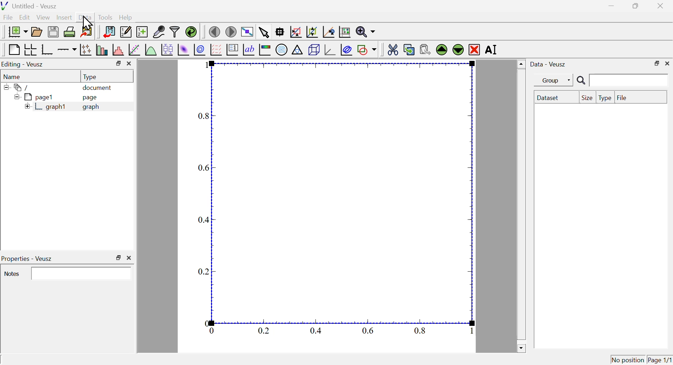 This screenshot has width=673, height=365. Describe the element at coordinates (204, 272) in the screenshot. I see `0.2` at that location.